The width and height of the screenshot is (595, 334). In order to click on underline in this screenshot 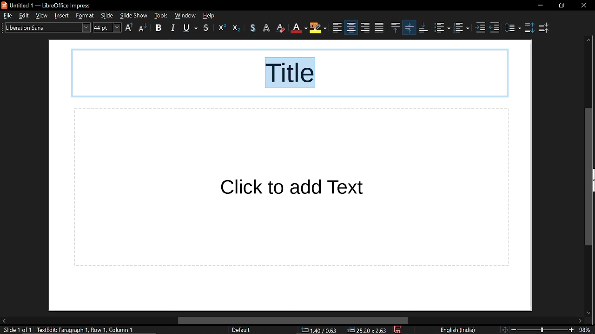, I will do `click(190, 28)`.